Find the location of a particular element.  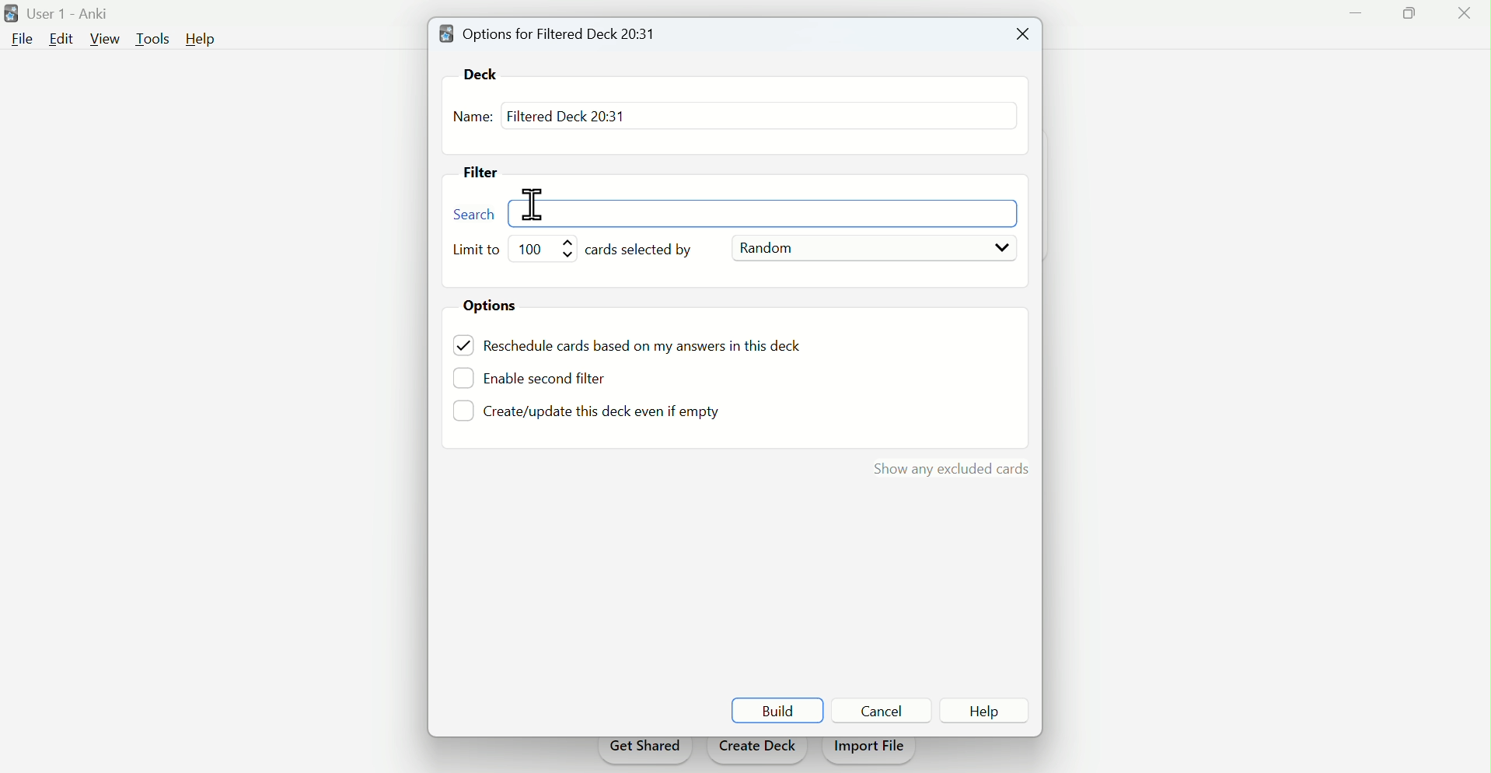

 build Build is located at coordinates (777, 711).